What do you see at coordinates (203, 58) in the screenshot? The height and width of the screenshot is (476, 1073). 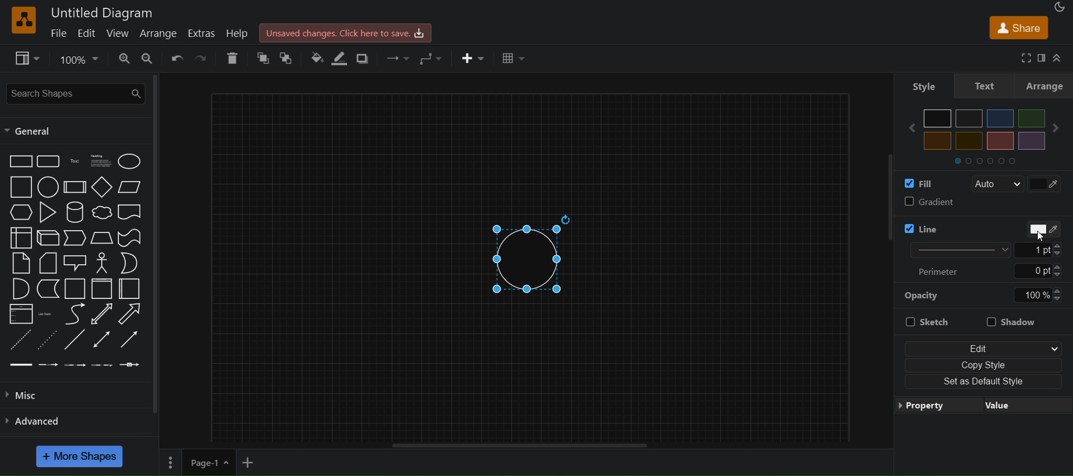 I see `redo` at bounding box center [203, 58].